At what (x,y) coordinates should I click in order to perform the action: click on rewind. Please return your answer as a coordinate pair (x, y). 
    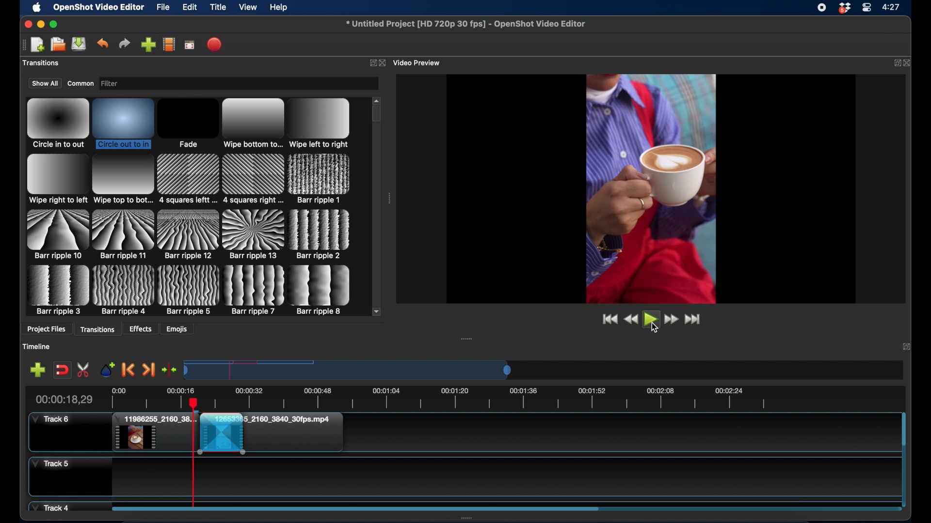
    Looking at the image, I should click on (631, 321).